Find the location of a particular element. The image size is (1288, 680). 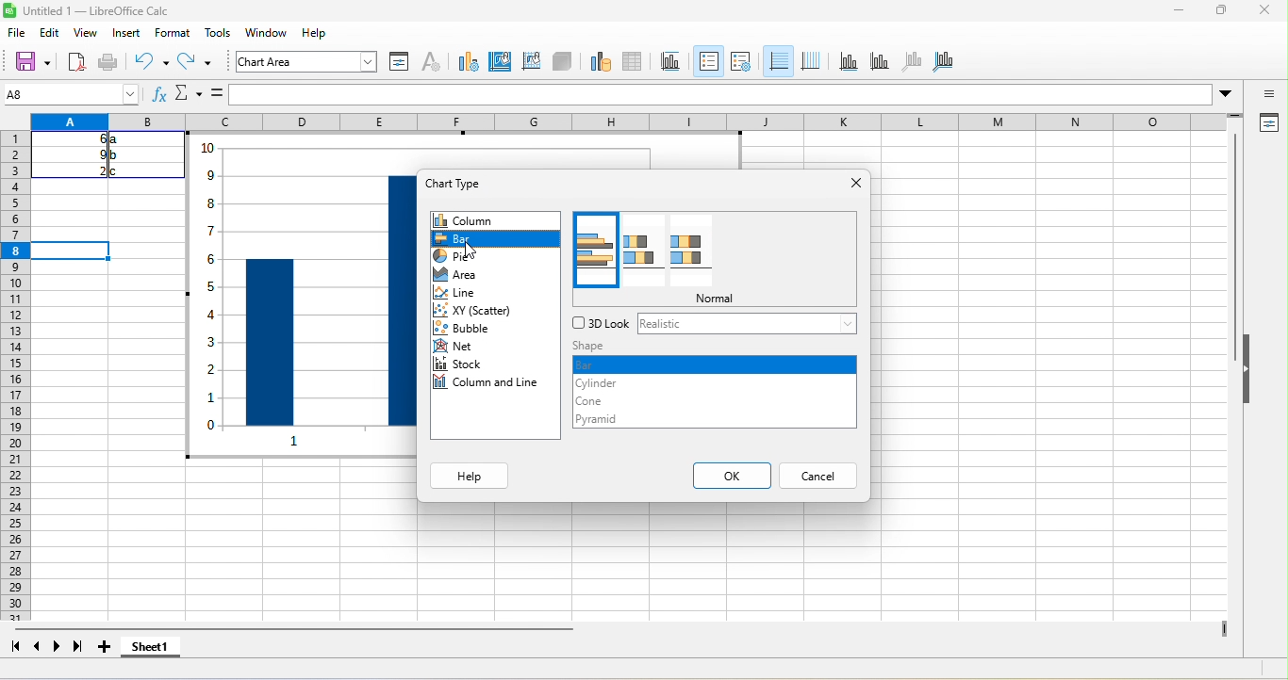

properties is located at coordinates (1270, 122).